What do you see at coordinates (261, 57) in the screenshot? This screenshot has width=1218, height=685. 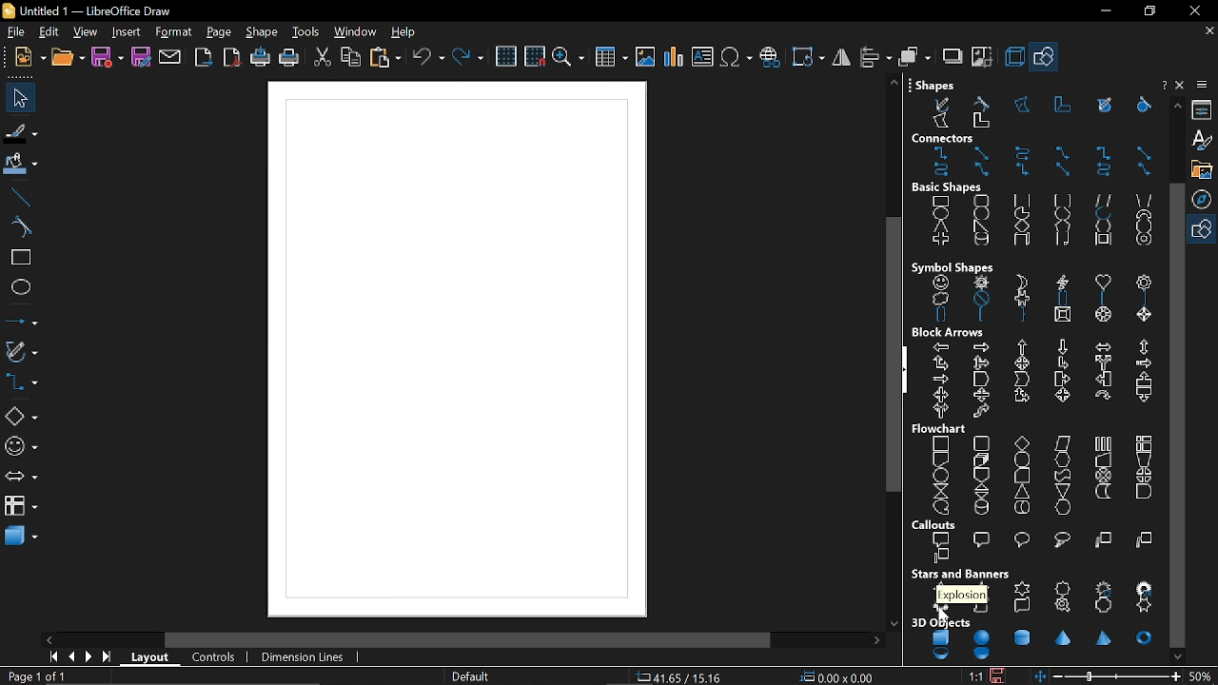 I see `print directly` at bounding box center [261, 57].